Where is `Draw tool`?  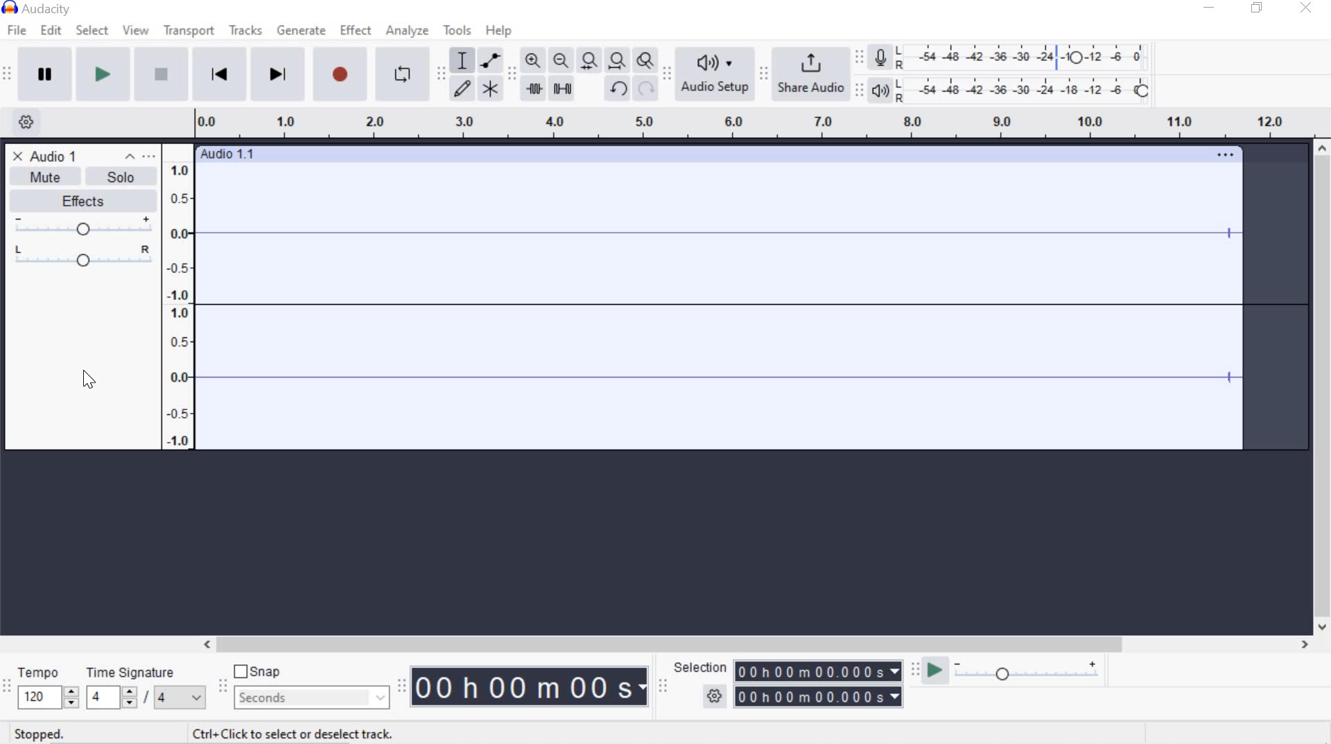 Draw tool is located at coordinates (462, 87).